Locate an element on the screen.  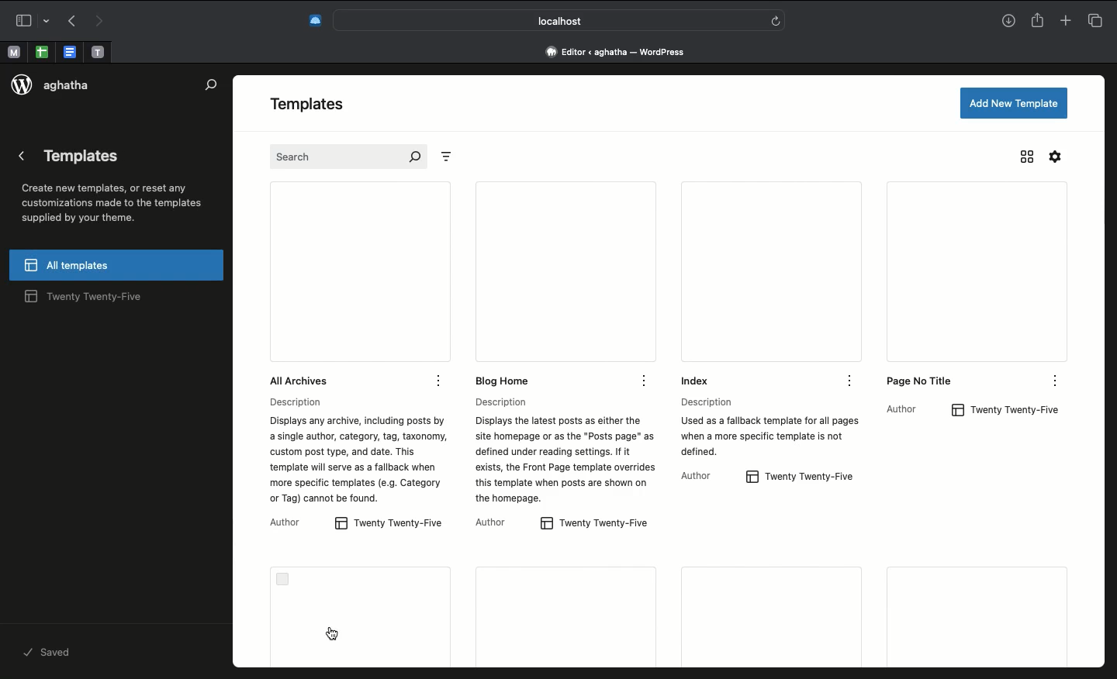
twenty twenty-five is located at coordinates (390, 523).